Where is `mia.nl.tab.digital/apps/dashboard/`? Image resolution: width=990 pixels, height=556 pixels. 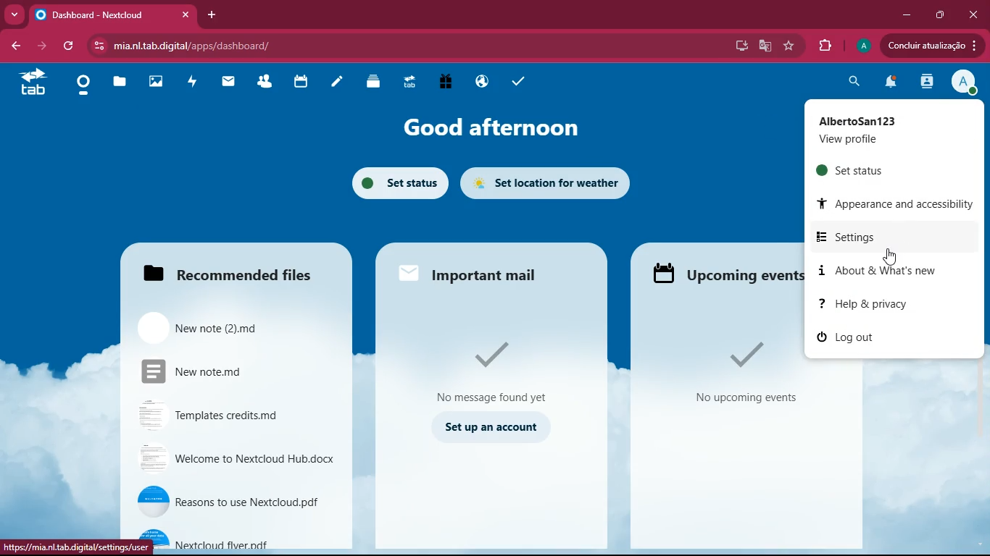 mia.nl.tab.digital/apps/dashboard/ is located at coordinates (196, 45).